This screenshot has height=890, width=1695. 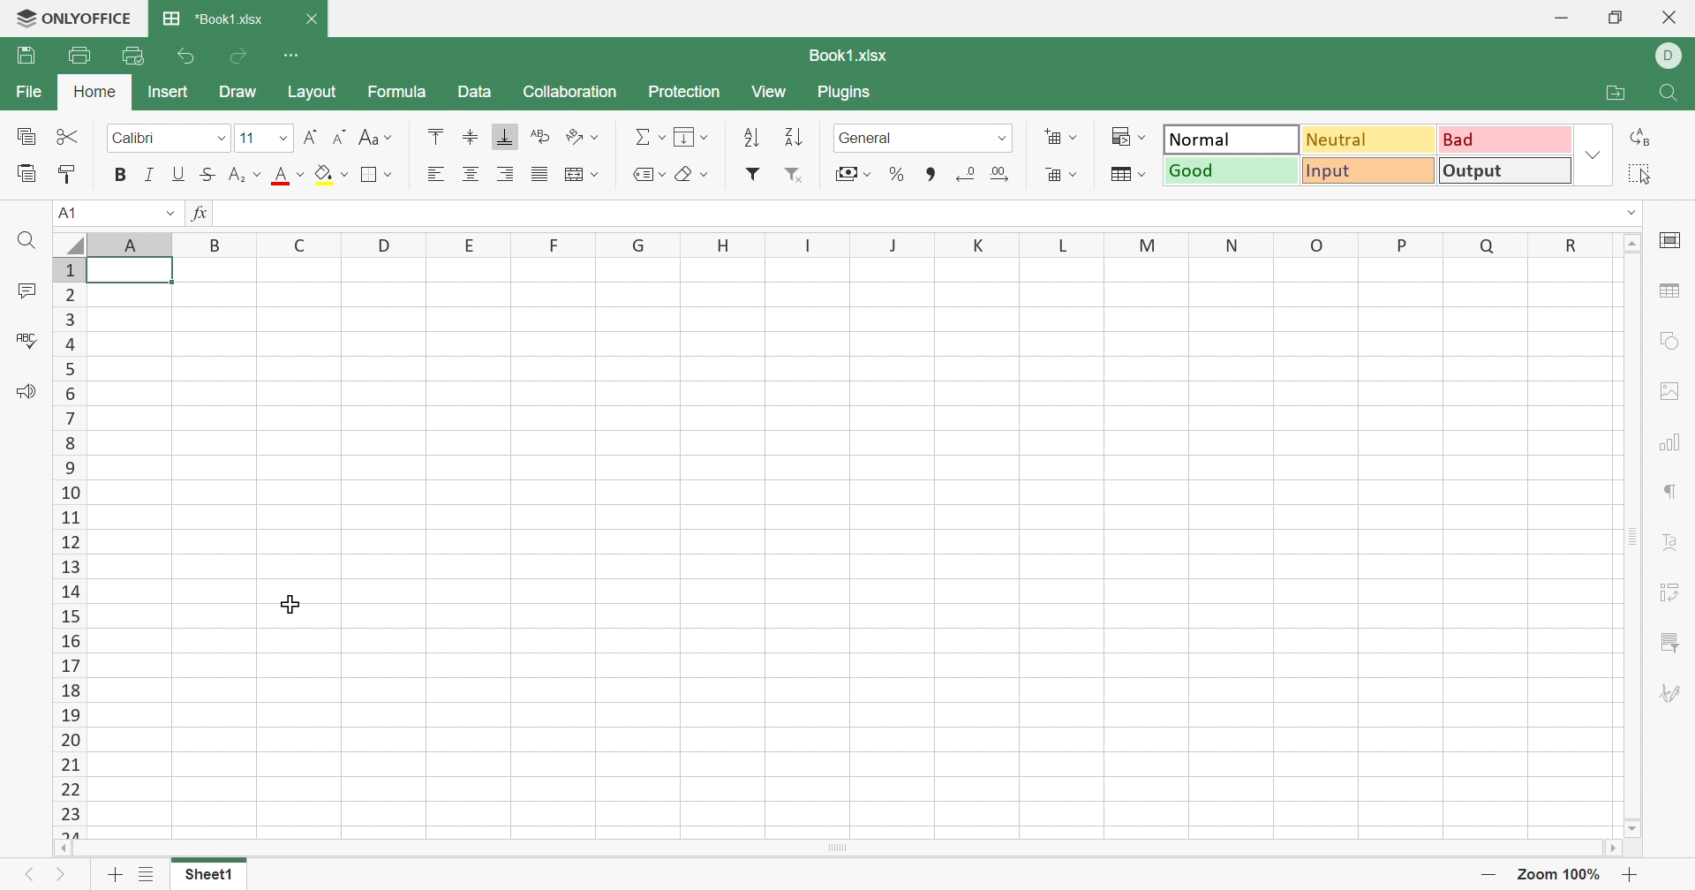 I want to click on Copy Style, so click(x=69, y=171).